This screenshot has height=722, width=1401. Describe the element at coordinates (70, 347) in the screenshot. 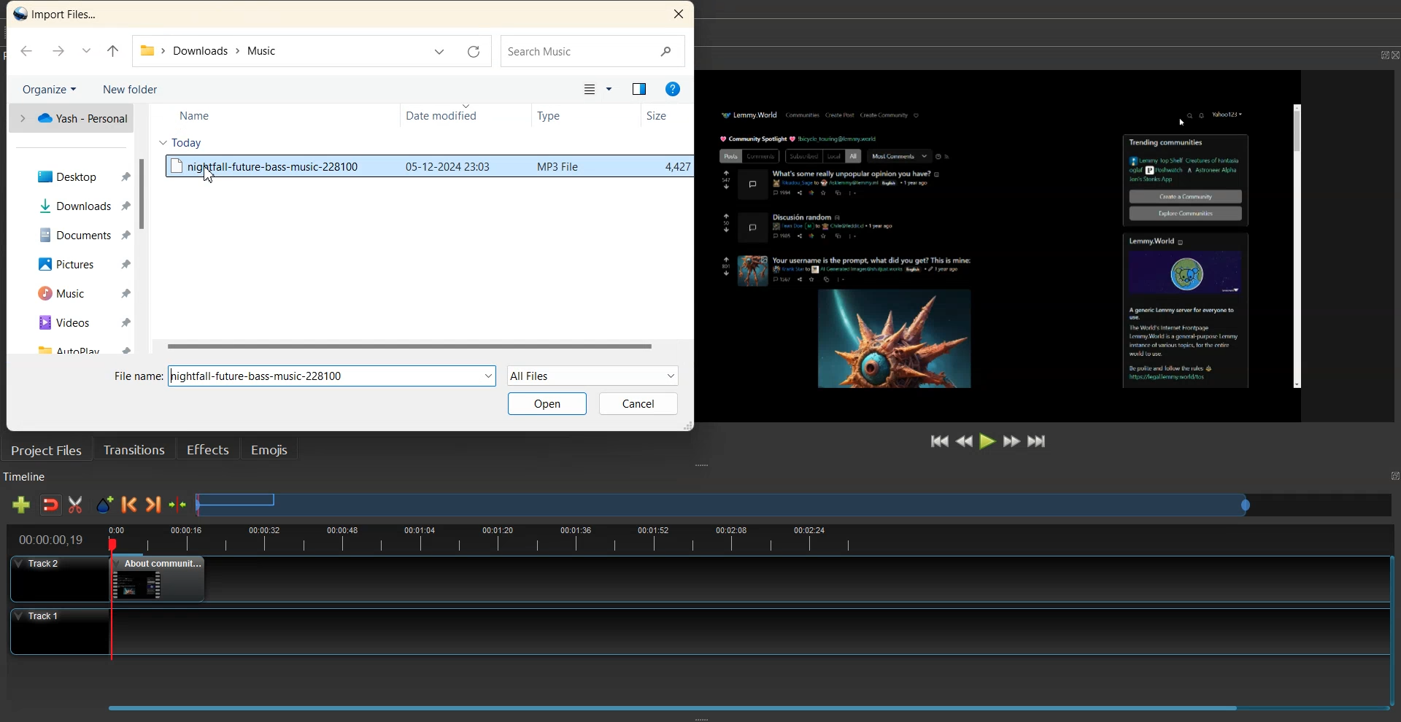

I see `AutoPlay` at that location.